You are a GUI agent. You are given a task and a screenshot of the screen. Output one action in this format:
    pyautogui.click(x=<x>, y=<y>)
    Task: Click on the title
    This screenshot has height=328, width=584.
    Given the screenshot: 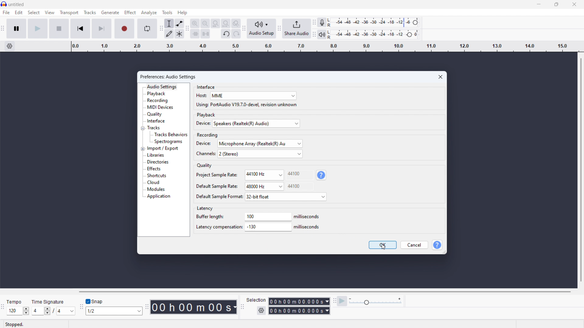 What is the action you would take?
    pyautogui.click(x=16, y=5)
    